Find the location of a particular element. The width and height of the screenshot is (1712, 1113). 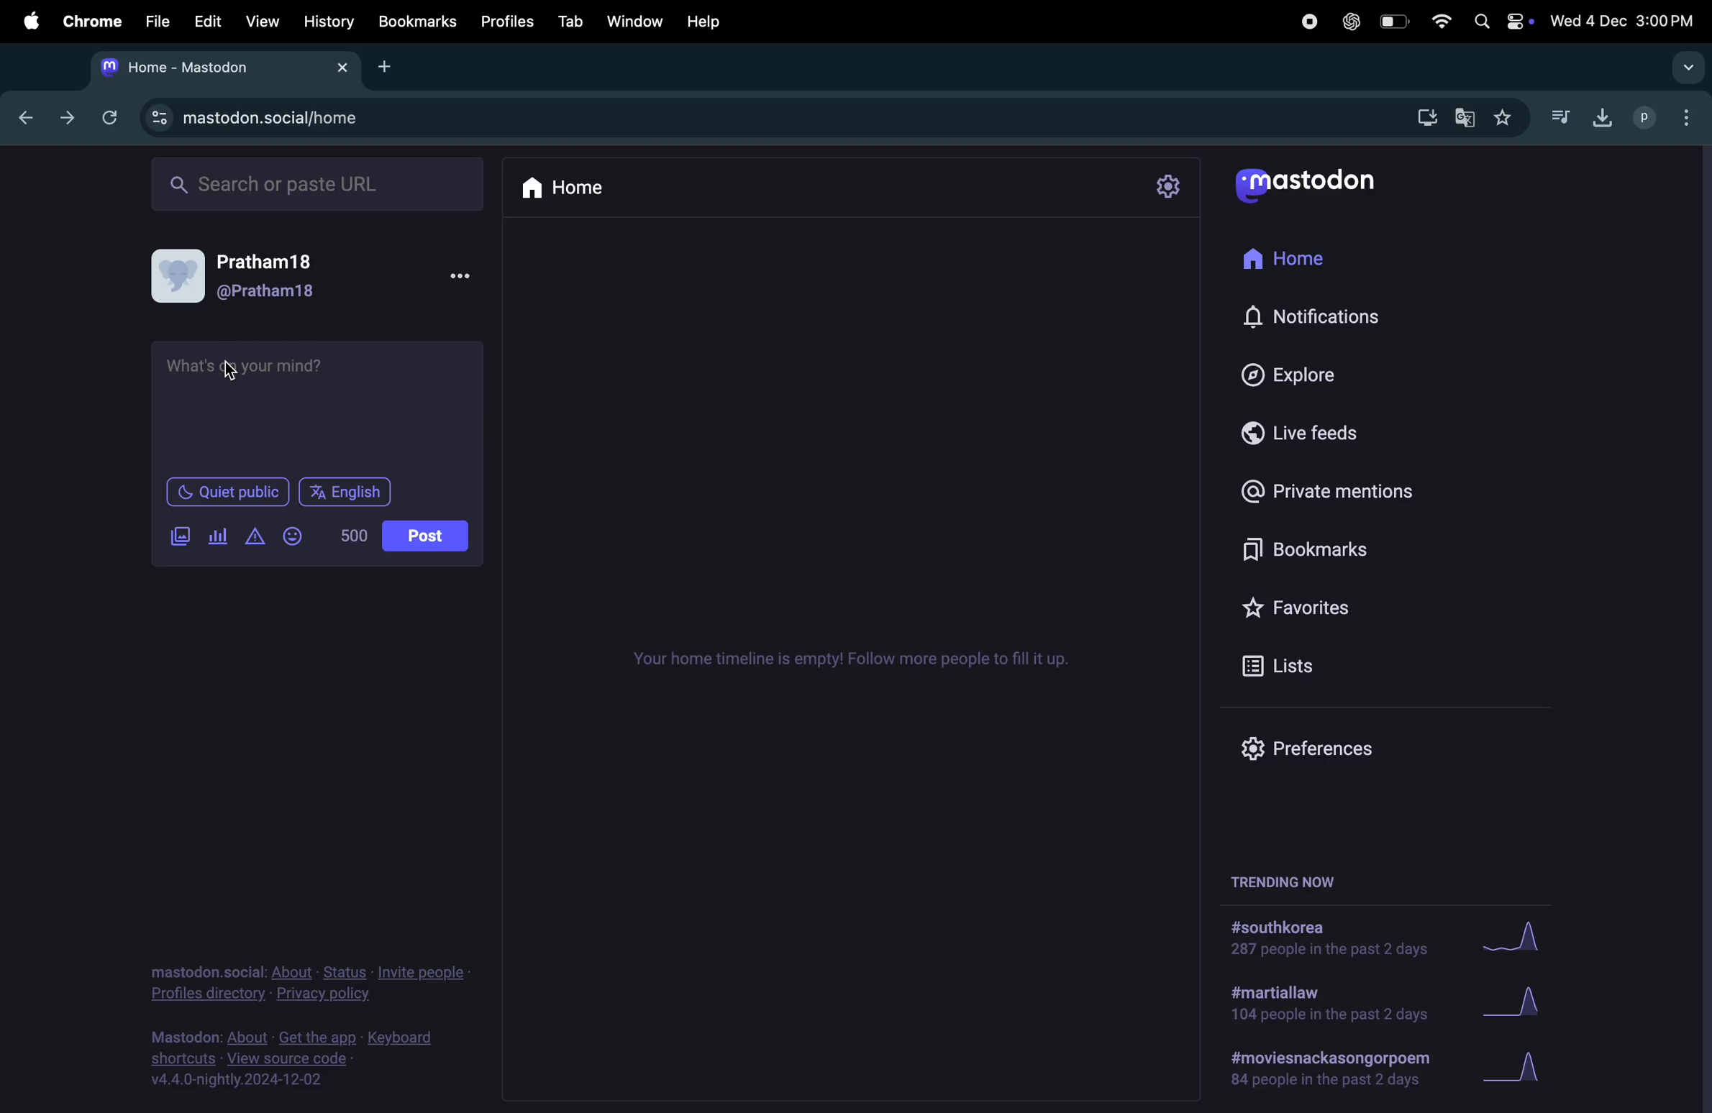

book mark is located at coordinates (416, 21).